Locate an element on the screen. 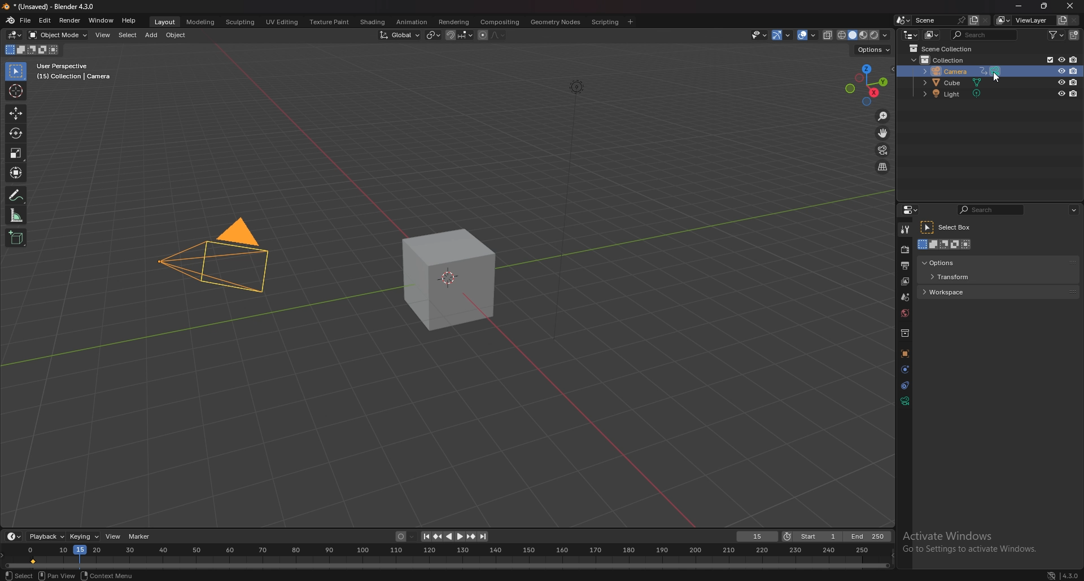 The width and height of the screenshot is (1084, 581). transform pivot point is located at coordinates (432, 35).